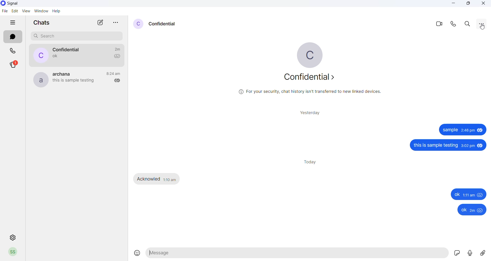 This screenshot has height=261, width=491. What do you see at coordinates (469, 209) in the screenshot?
I see `ok` at bounding box center [469, 209].